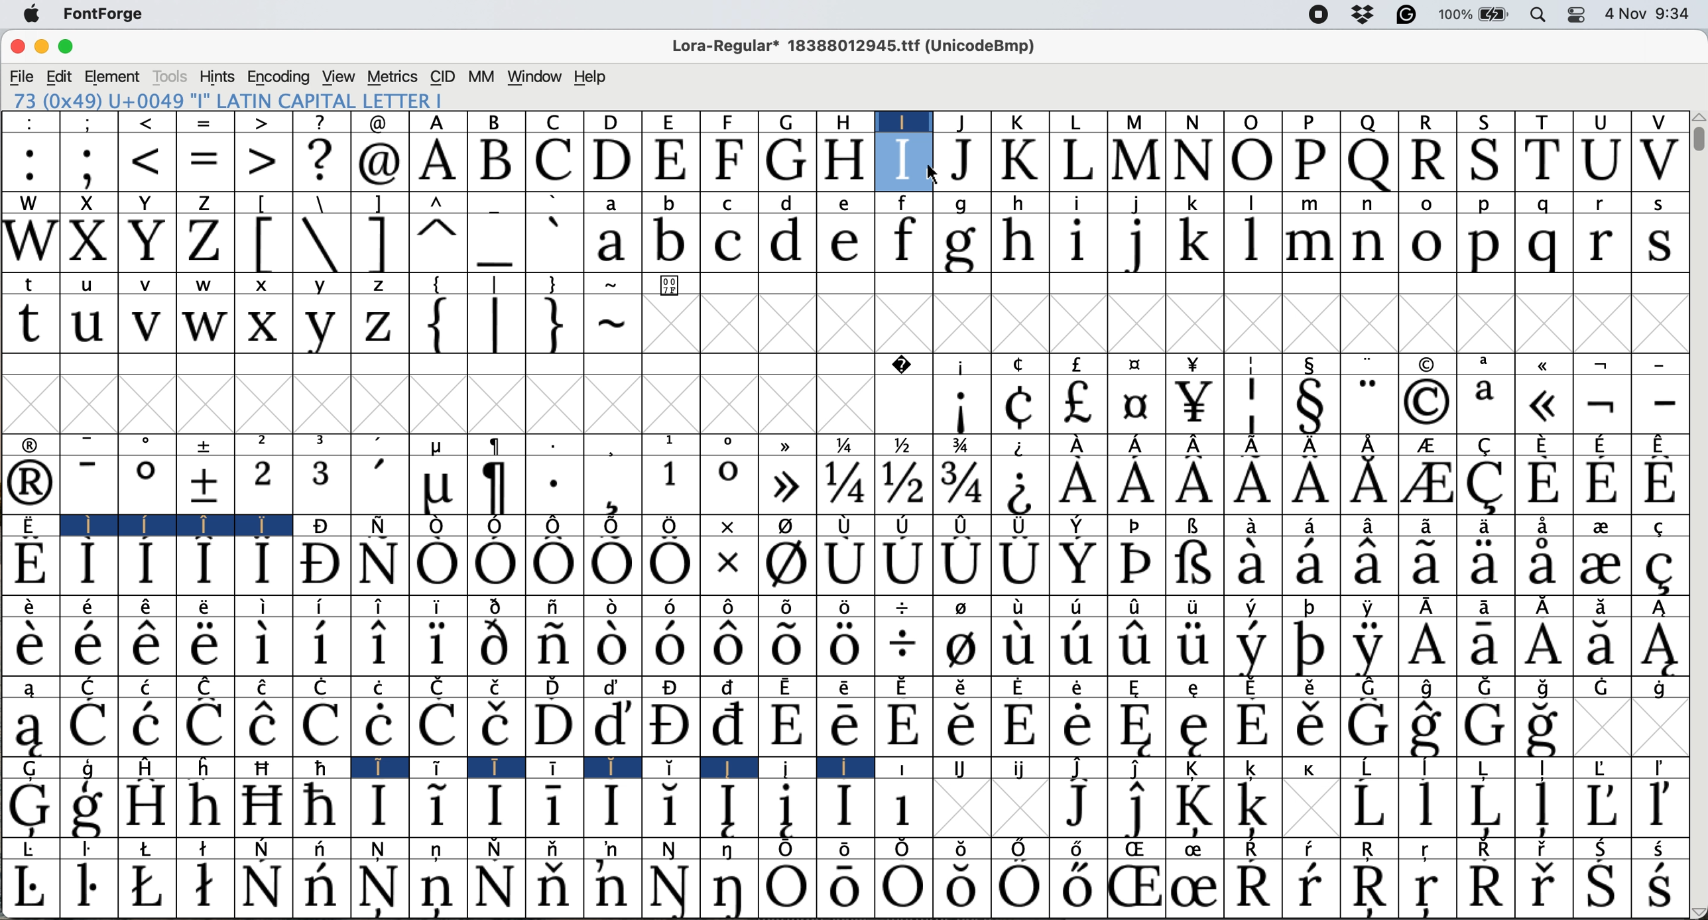 This screenshot has height=920, width=1708. Describe the element at coordinates (1022, 605) in the screenshot. I see `Symbol` at that location.